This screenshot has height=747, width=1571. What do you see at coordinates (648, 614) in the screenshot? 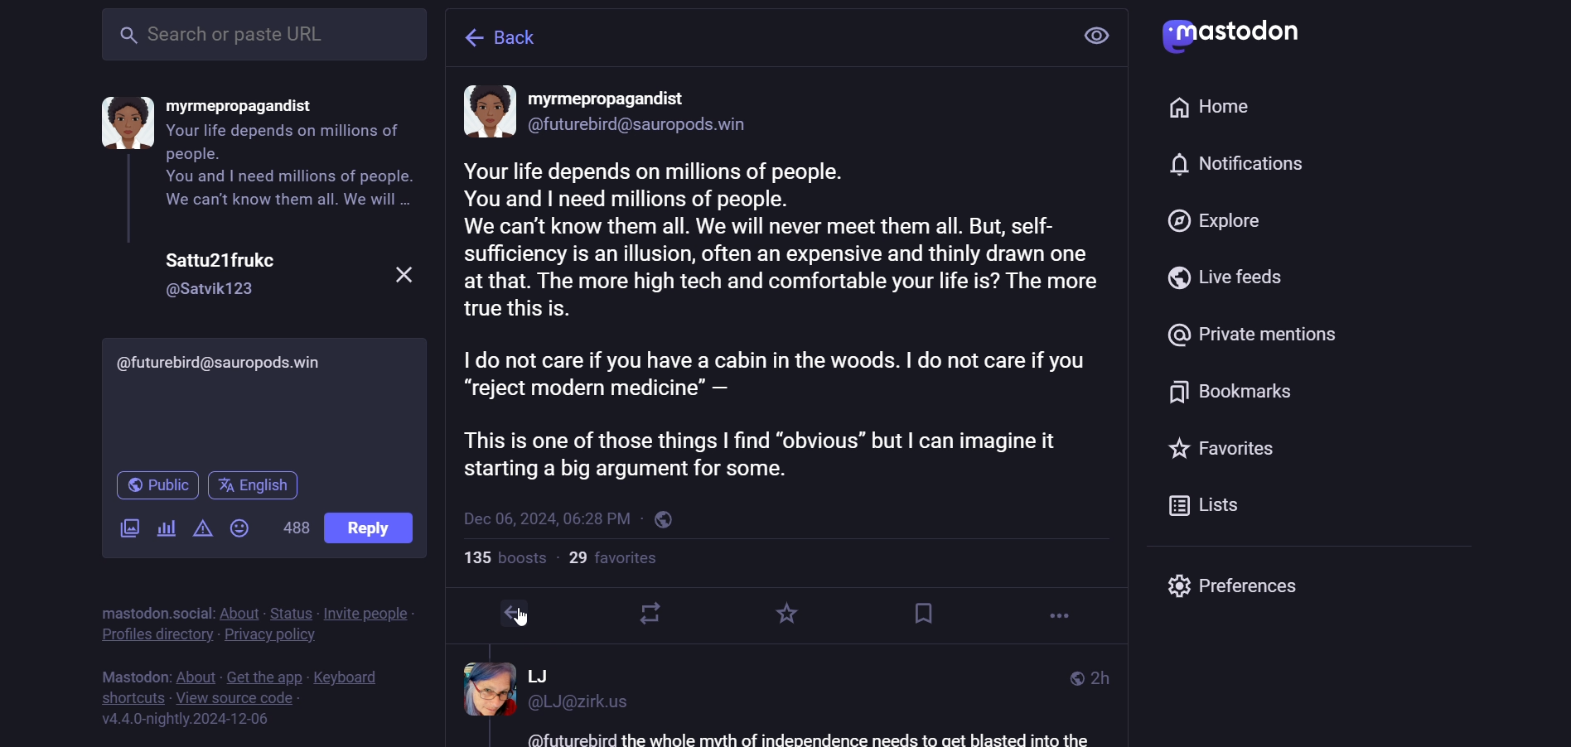
I see `boost` at bounding box center [648, 614].